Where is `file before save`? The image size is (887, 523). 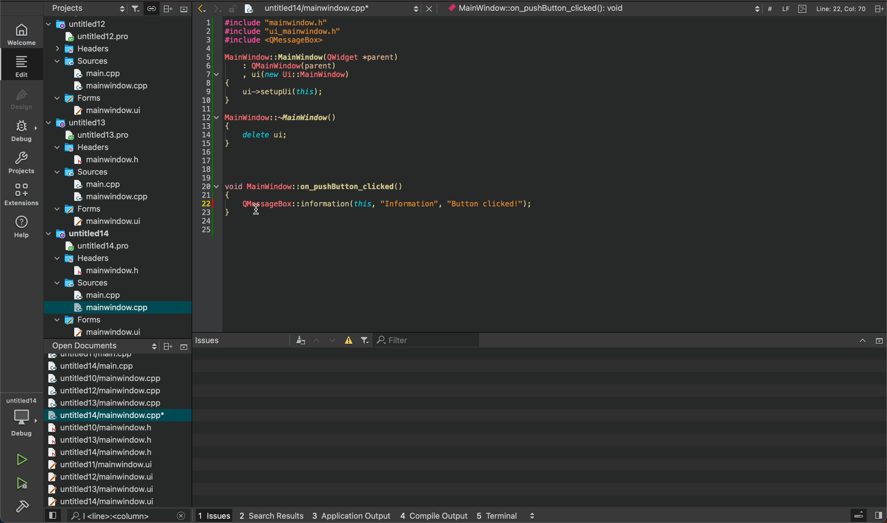
file before save is located at coordinates (349, 8).